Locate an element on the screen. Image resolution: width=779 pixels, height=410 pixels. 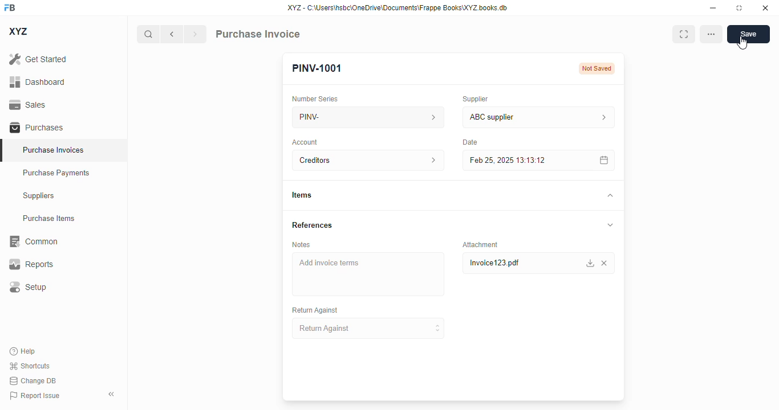
sales is located at coordinates (30, 105).